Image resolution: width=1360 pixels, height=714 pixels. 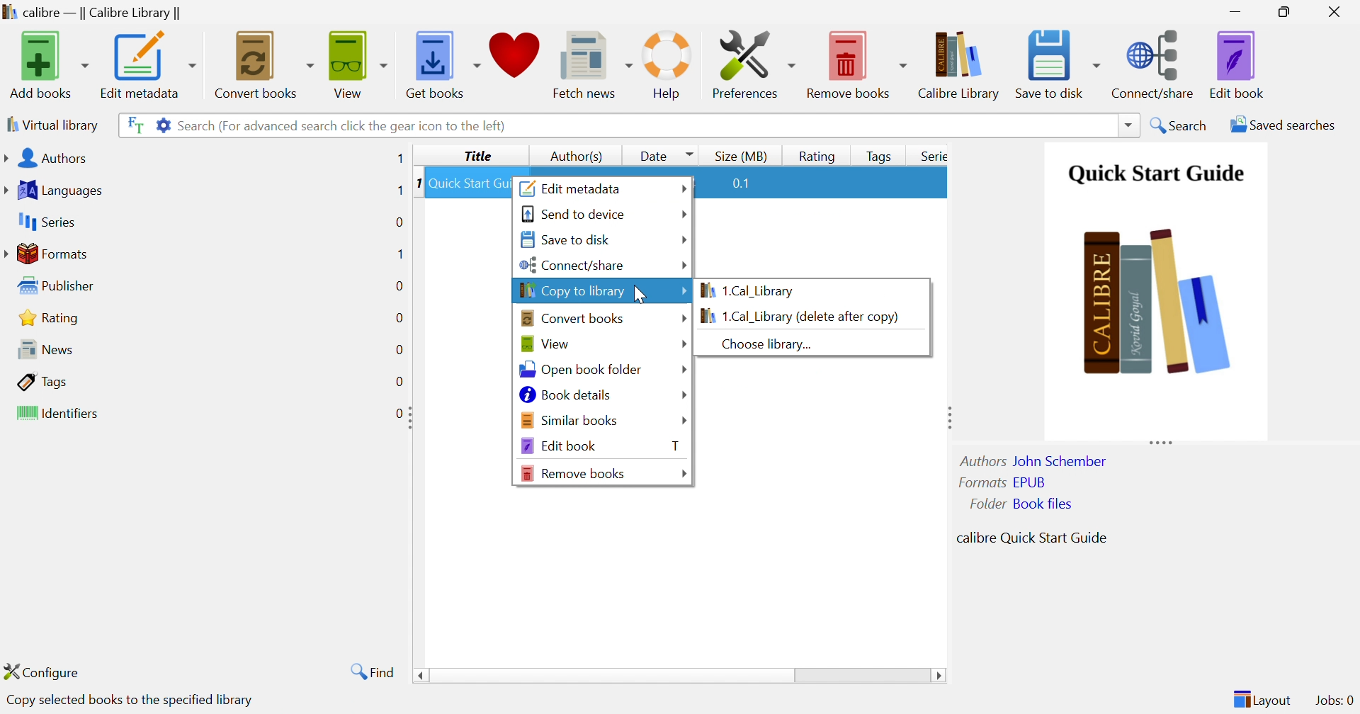 What do you see at coordinates (47, 252) in the screenshot?
I see `Formats` at bounding box center [47, 252].